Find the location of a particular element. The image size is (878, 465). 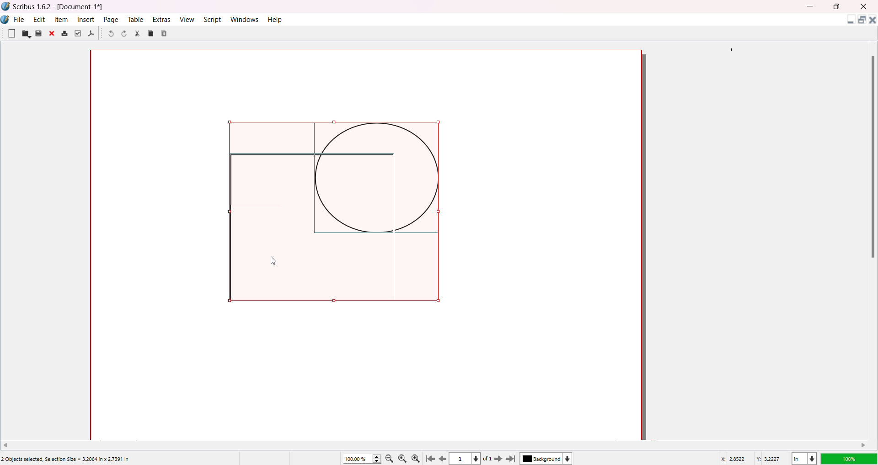

Maximize Document is located at coordinates (861, 21).